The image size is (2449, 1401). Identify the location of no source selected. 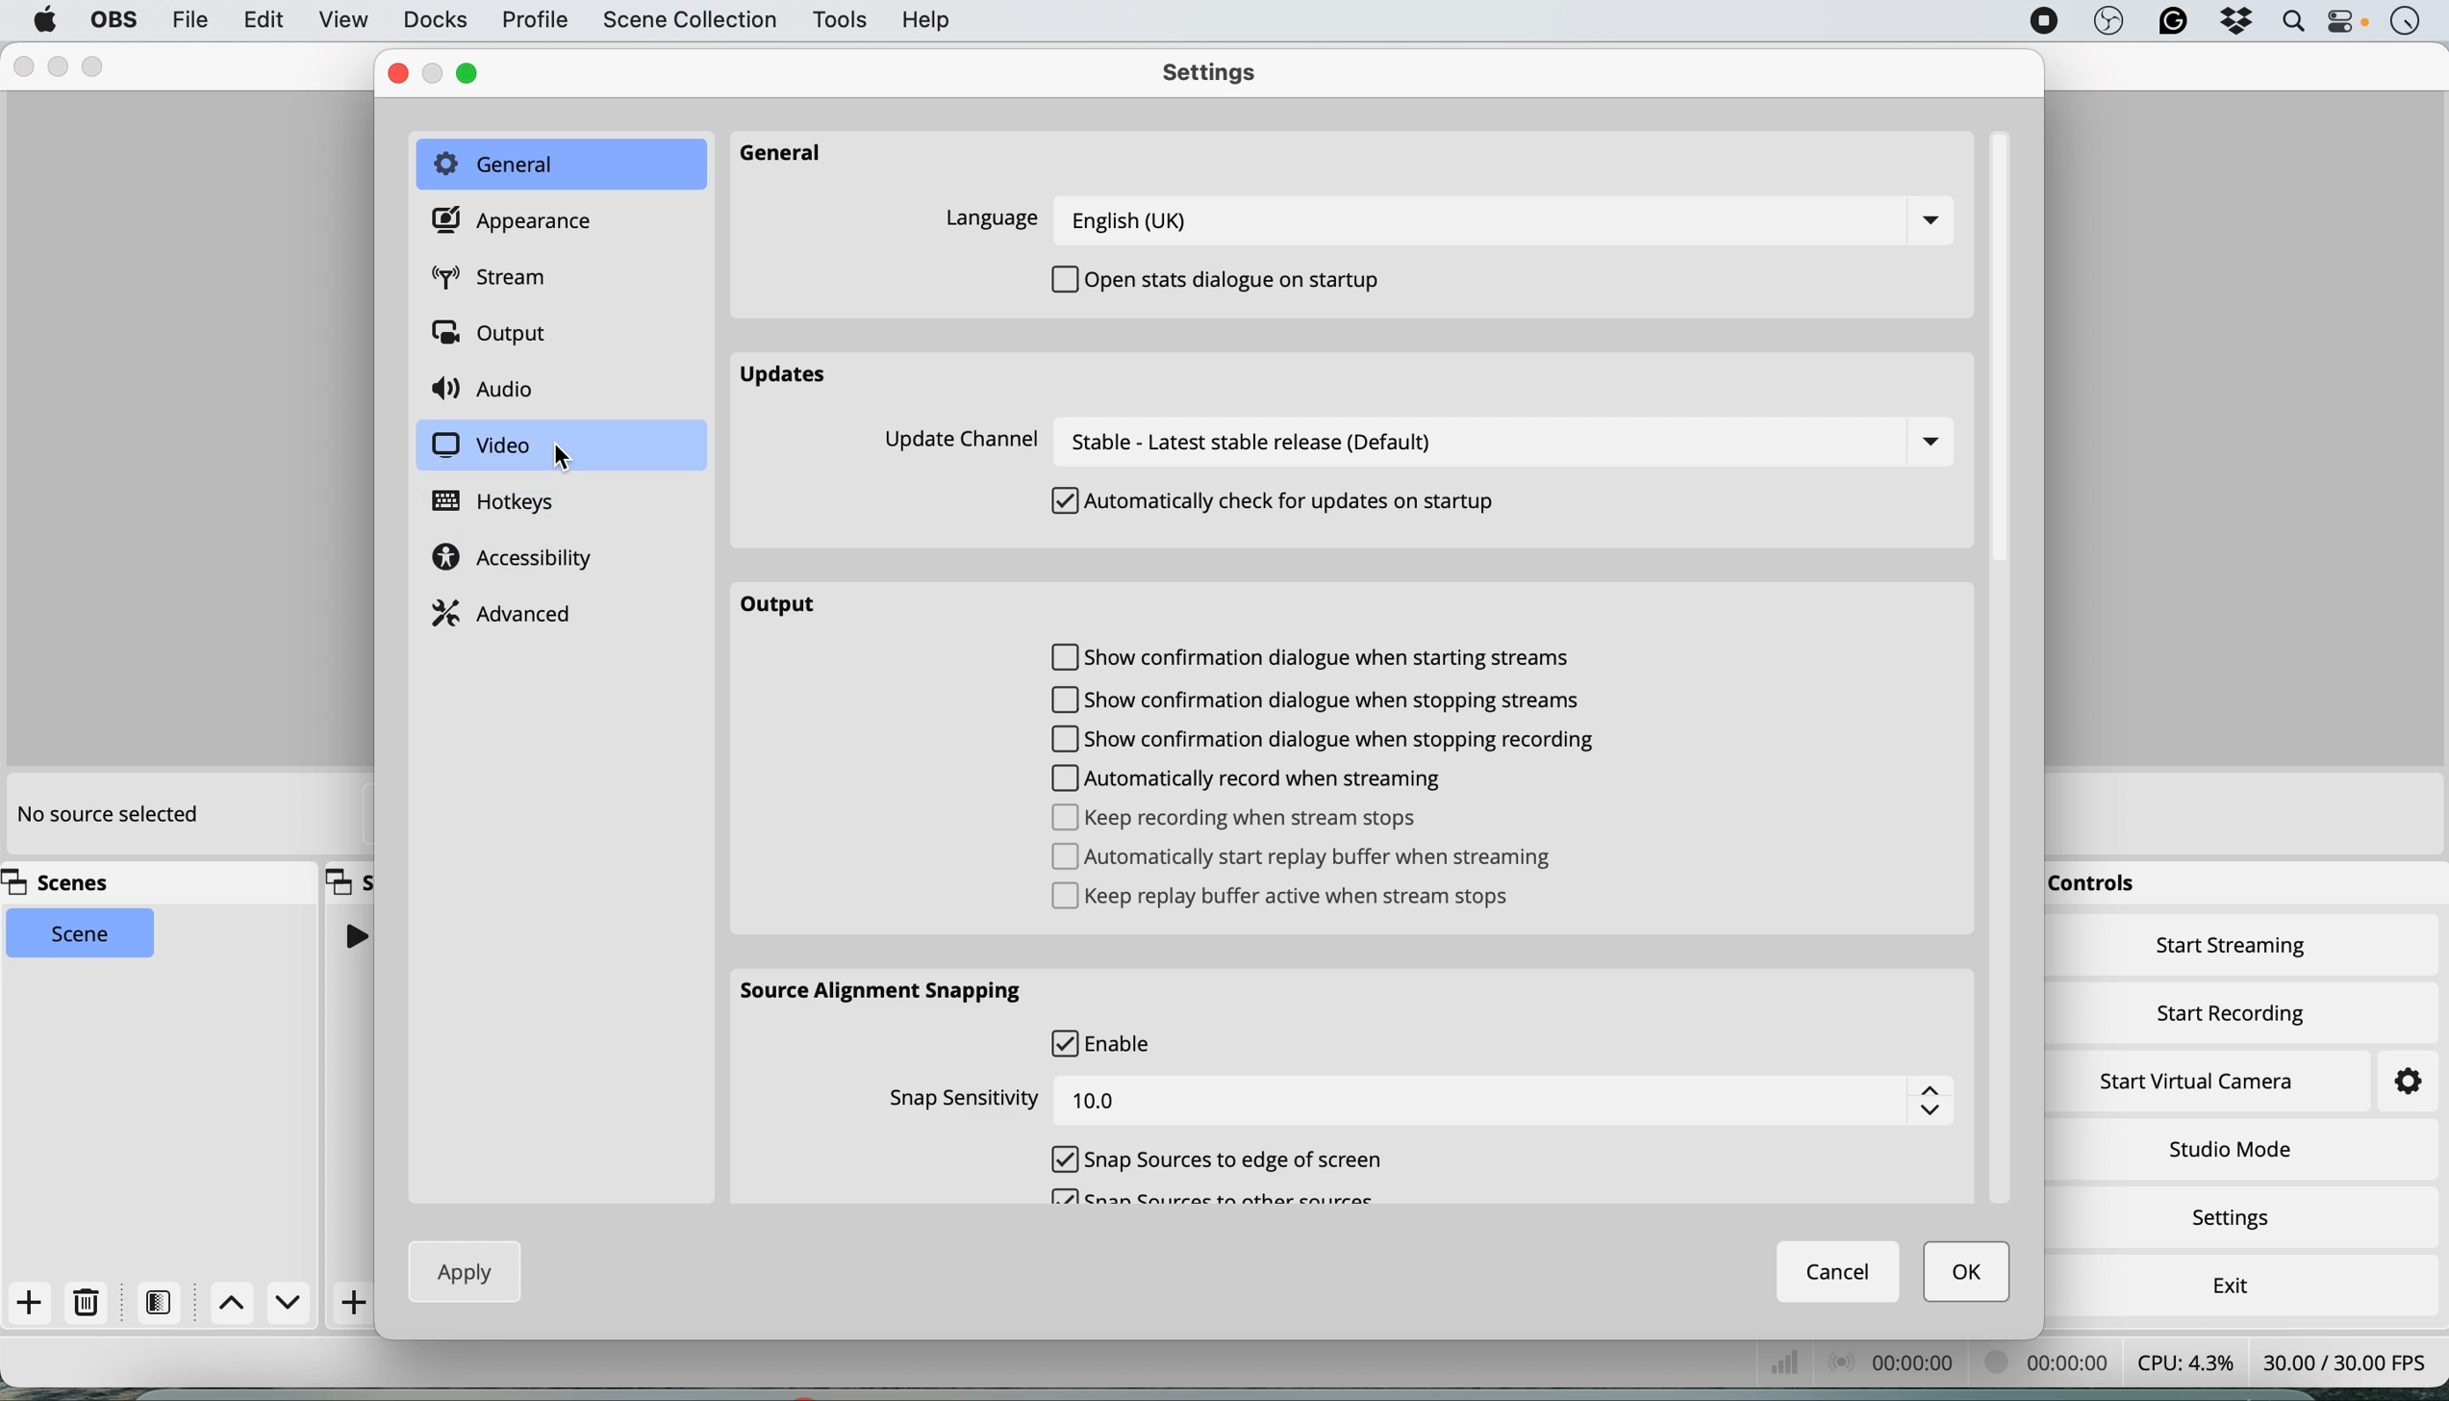
(106, 816).